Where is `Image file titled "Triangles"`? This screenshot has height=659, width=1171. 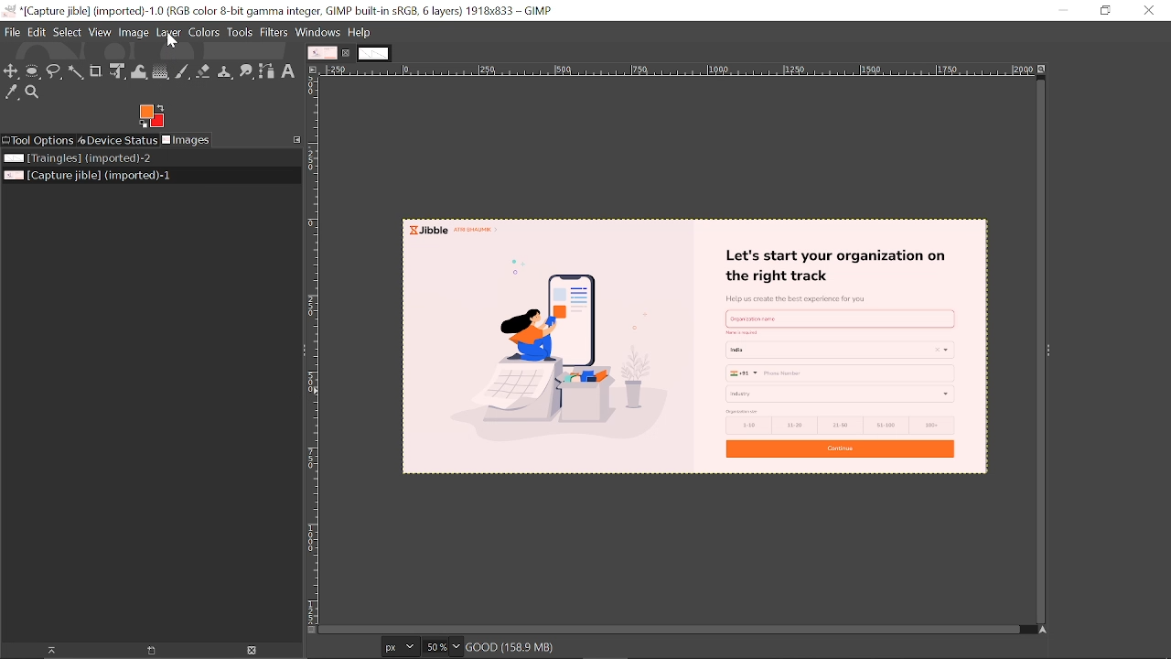 Image file titled "Triangles" is located at coordinates (99, 158).